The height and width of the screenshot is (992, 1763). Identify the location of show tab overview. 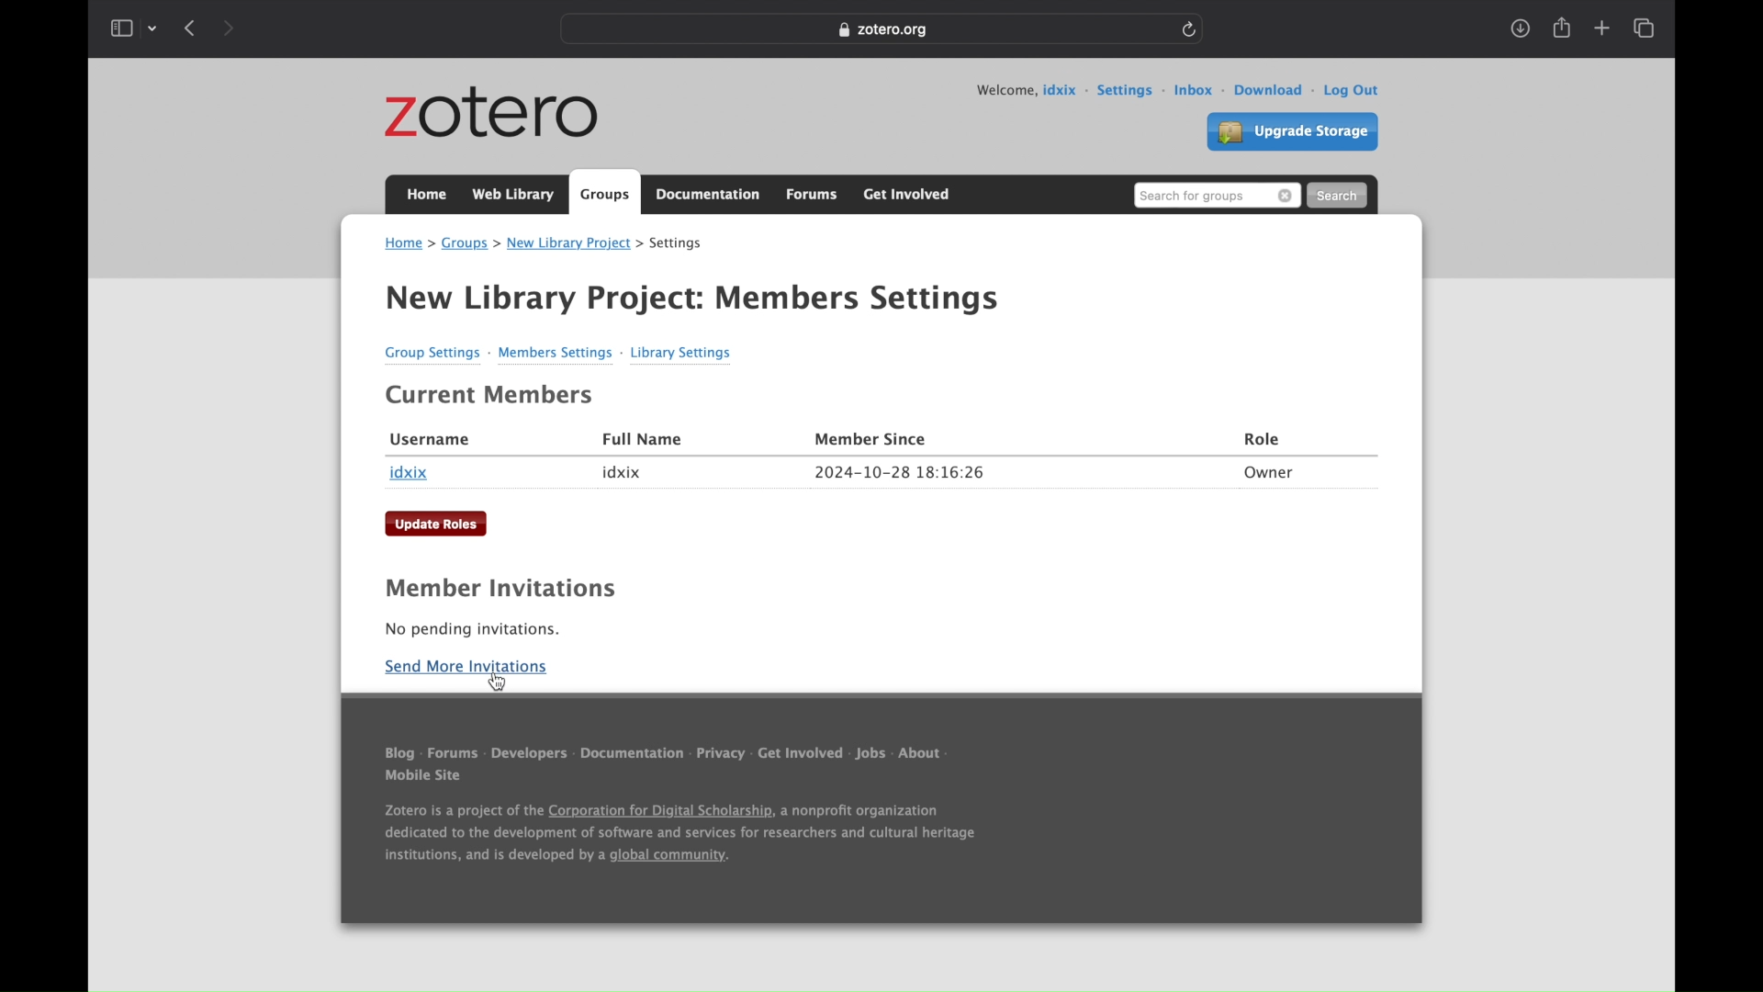
(1643, 28).